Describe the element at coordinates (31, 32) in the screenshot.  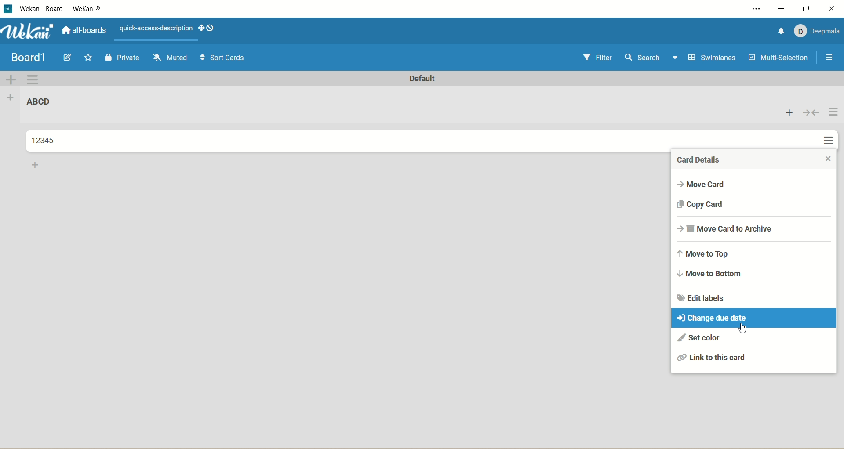
I see `wekan` at that location.